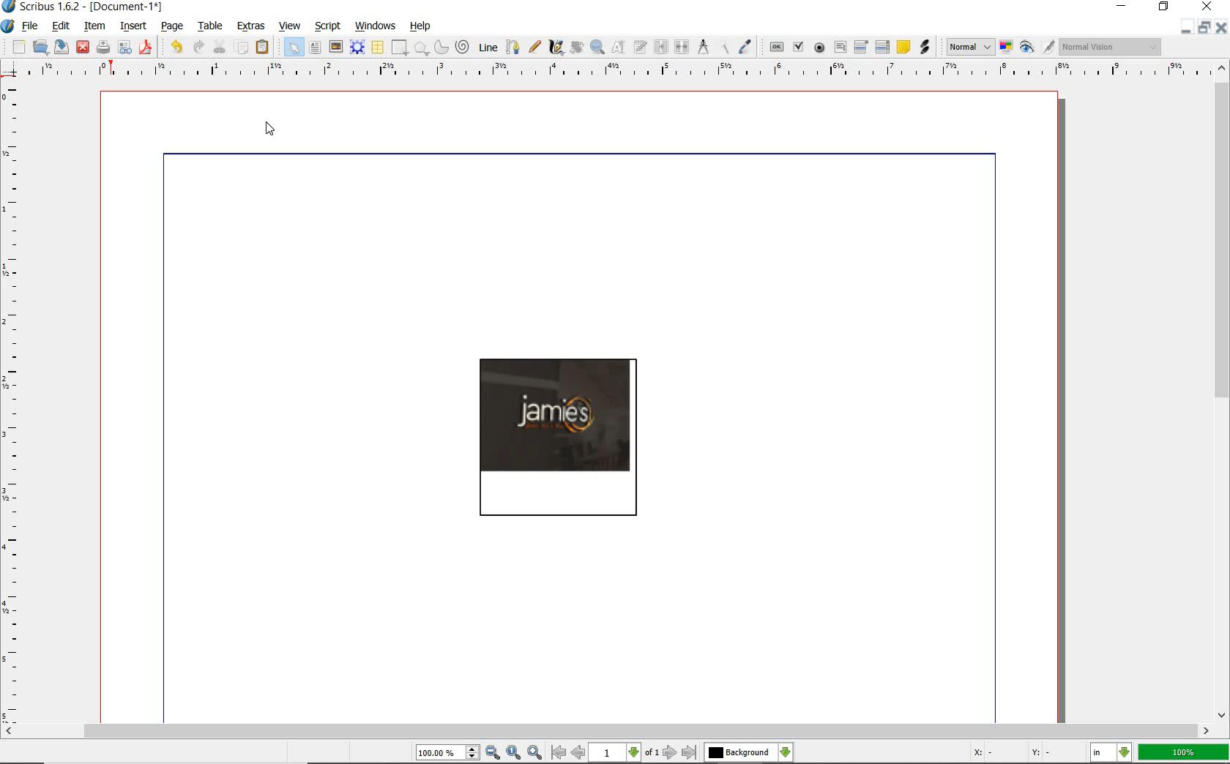 The width and height of the screenshot is (1230, 764). Describe the element at coordinates (420, 26) in the screenshot. I see `help` at that location.